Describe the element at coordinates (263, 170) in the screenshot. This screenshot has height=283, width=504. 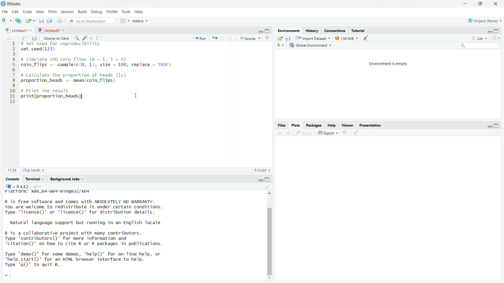
I see `R Script` at that location.